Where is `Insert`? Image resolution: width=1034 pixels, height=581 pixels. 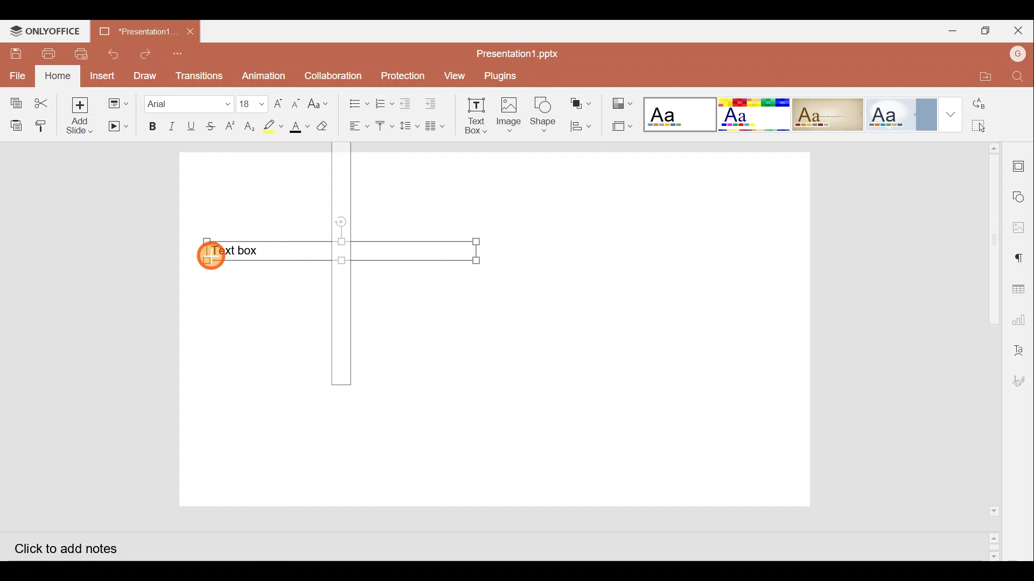 Insert is located at coordinates (102, 76).